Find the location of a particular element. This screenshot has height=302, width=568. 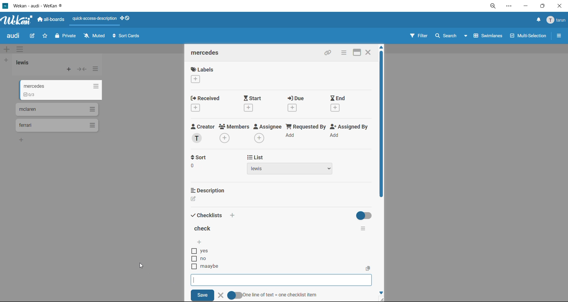

copy is located at coordinates (369, 268).